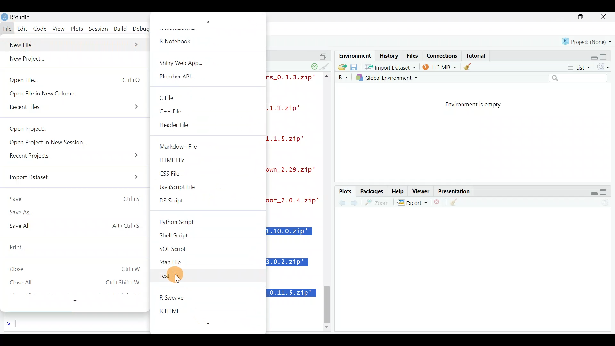 The image size is (615, 346). Describe the element at coordinates (59, 29) in the screenshot. I see `View` at that location.